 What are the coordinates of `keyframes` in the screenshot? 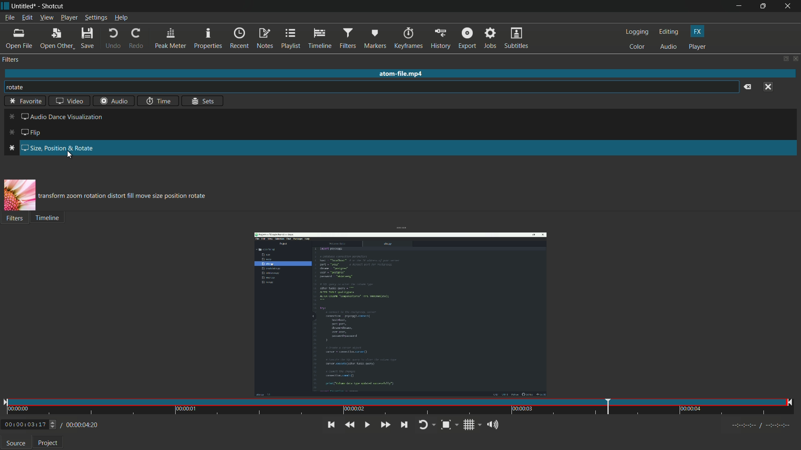 It's located at (408, 39).